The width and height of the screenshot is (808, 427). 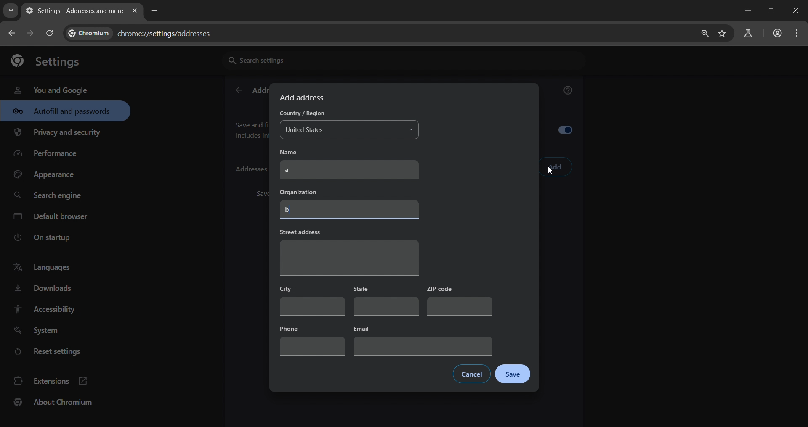 What do you see at coordinates (154, 10) in the screenshot?
I see `new tab` at bounding box center [154, 10].